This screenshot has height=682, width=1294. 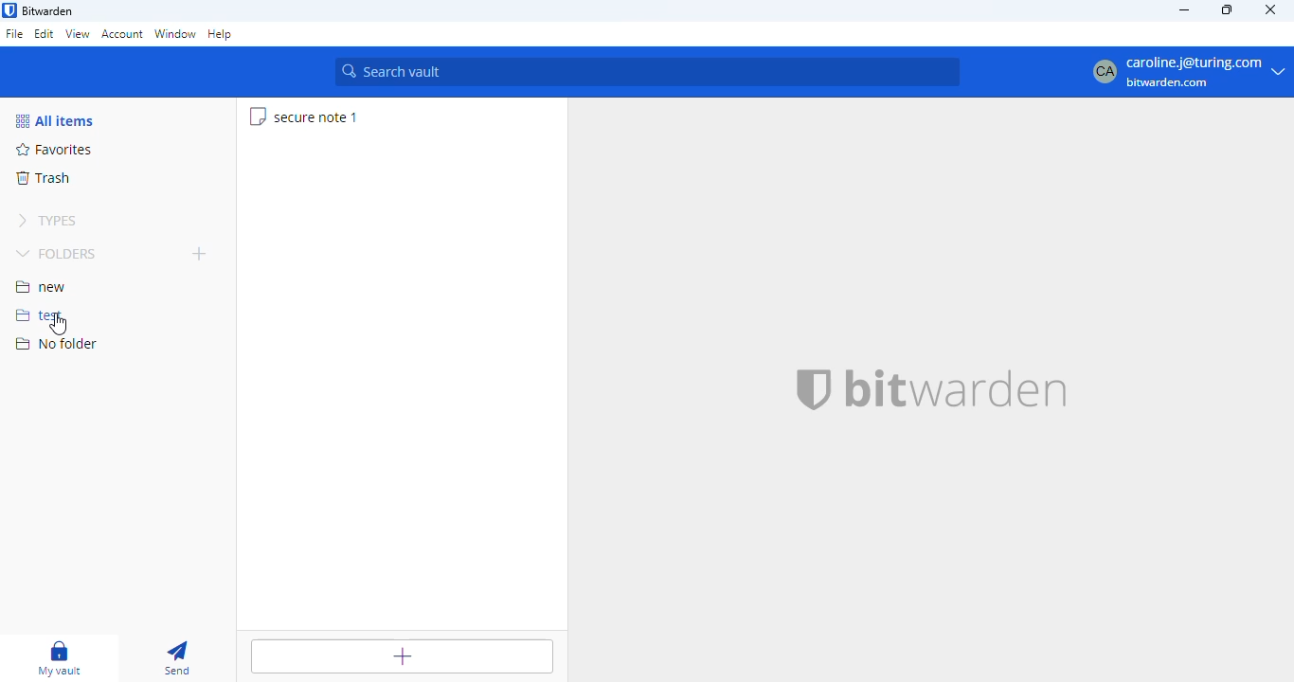 What do you see at coordinates (179, 658) in the screenshot?
I see `send` at bounding box center [179, 658].